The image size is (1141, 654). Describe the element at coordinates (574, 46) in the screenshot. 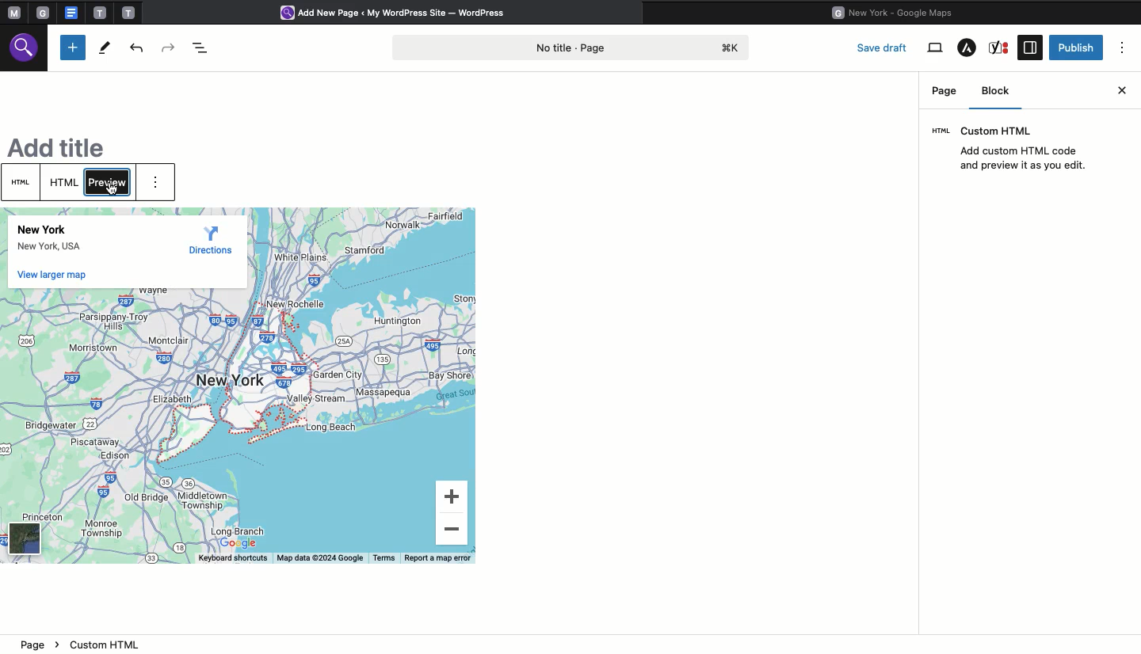

I see `Page` at that location.